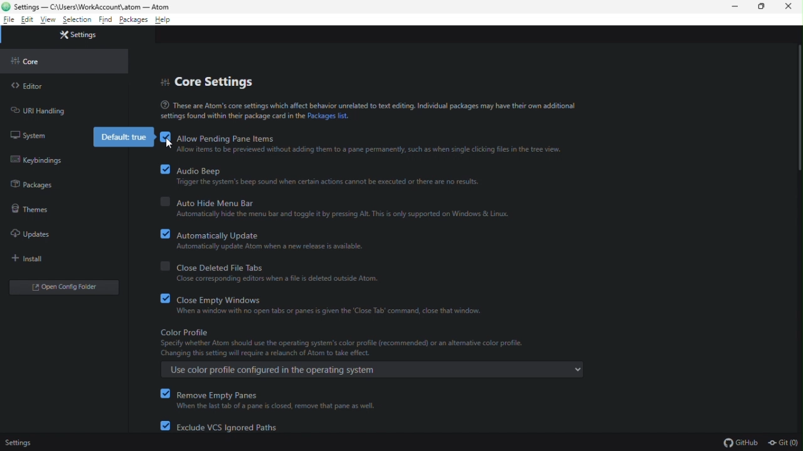 This screenshot has width=803, height=451. What do you see at coordinates (78, 19) in the screenshot?
I see `selection` at bounding box center [78, 19].